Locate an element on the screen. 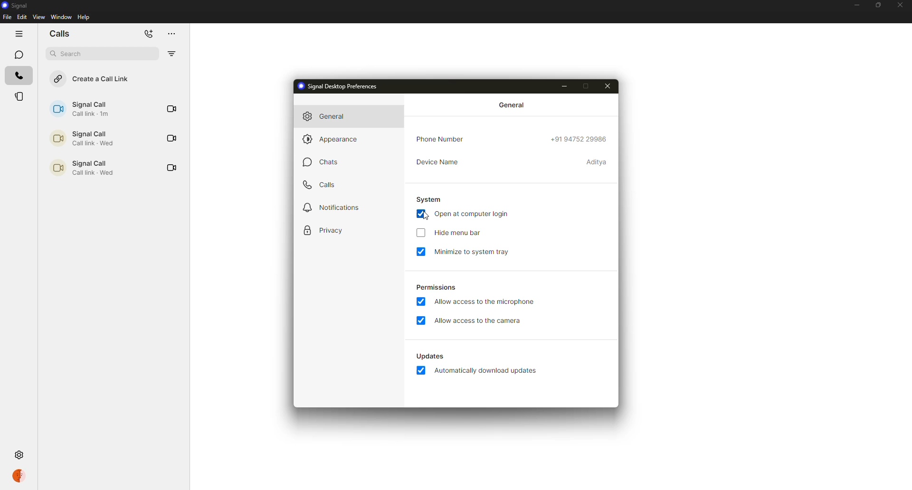 The height and width of the screenshot is (490, 912). maximize is located at coordinates (877, 5).